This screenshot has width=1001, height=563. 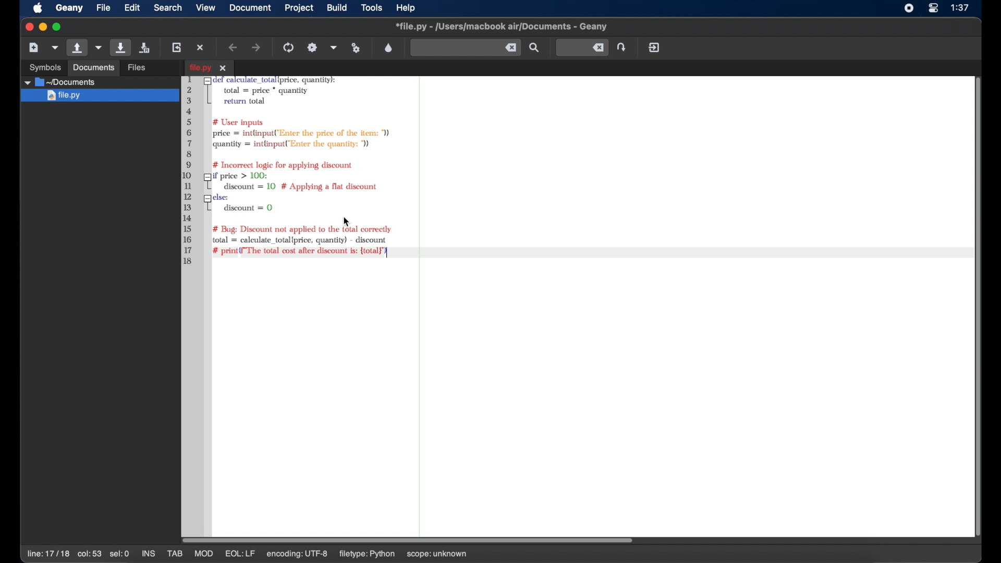 What do you see at coordinates (296, 555) in the screenshot?
I see `encoding: utf-8` at bounding box center [296, 555].